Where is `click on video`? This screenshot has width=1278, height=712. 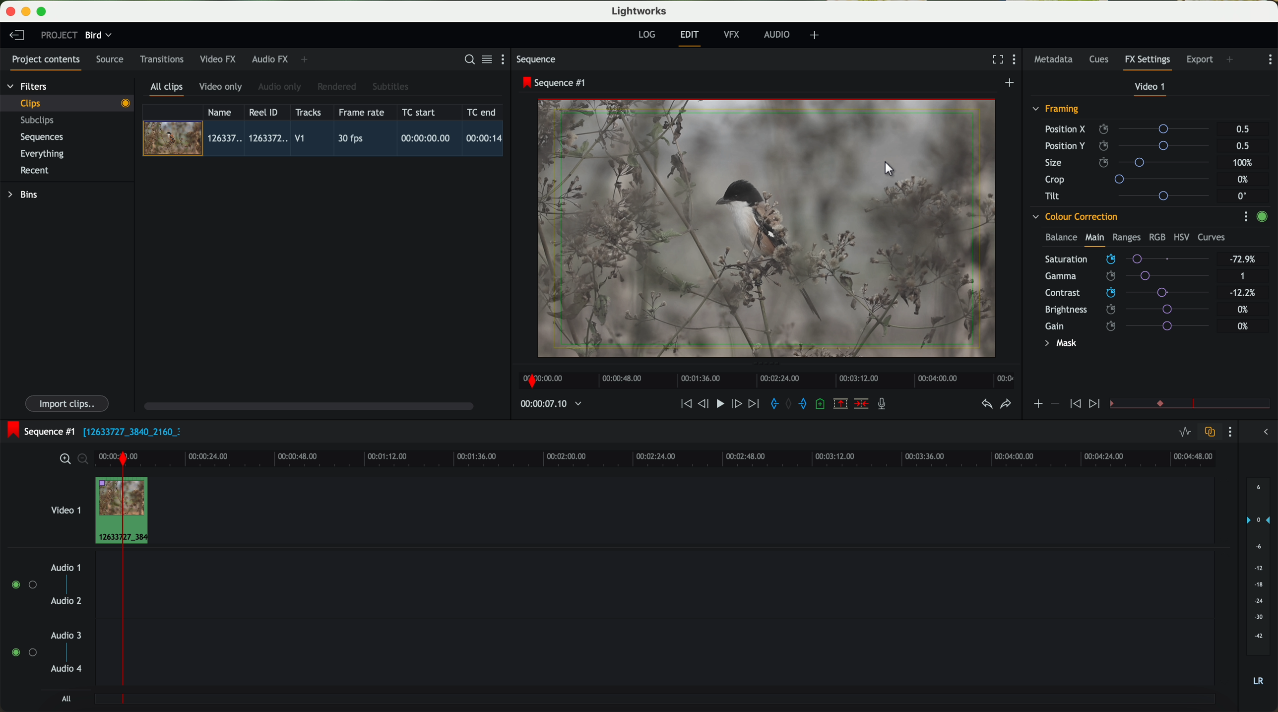 click on video is located at coordinates (326, 140).